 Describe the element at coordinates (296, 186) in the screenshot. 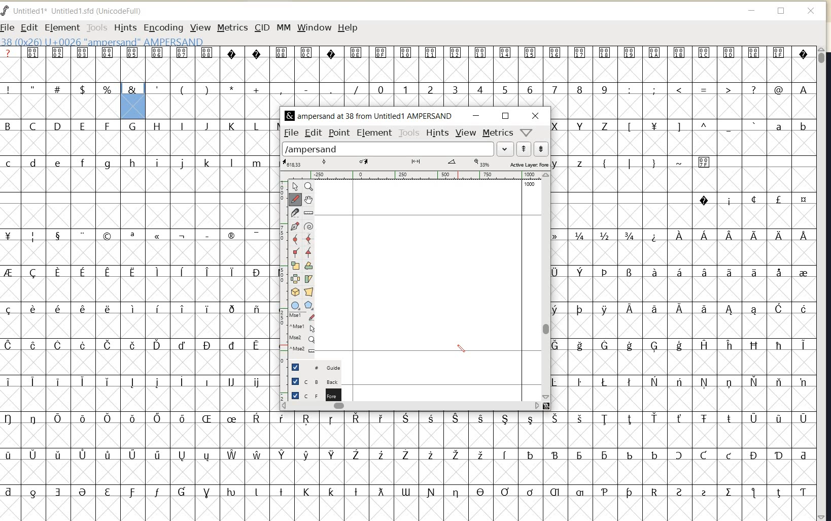

I see `pointer` at that location.